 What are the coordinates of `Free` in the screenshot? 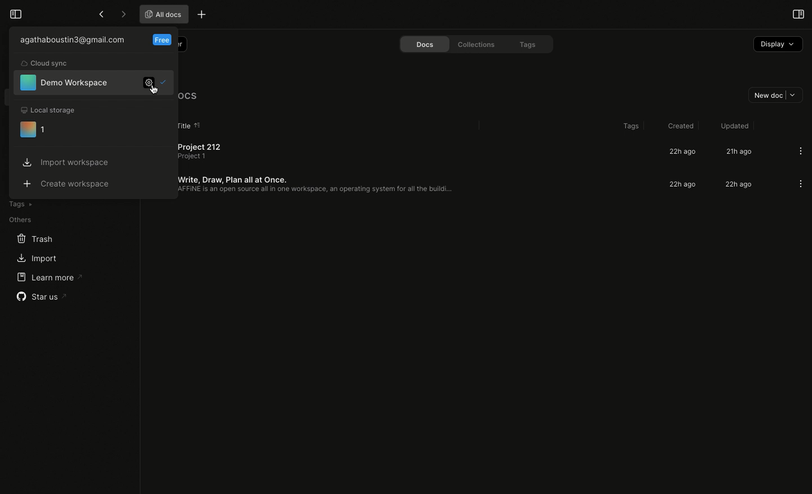 It's located at (162, 41).